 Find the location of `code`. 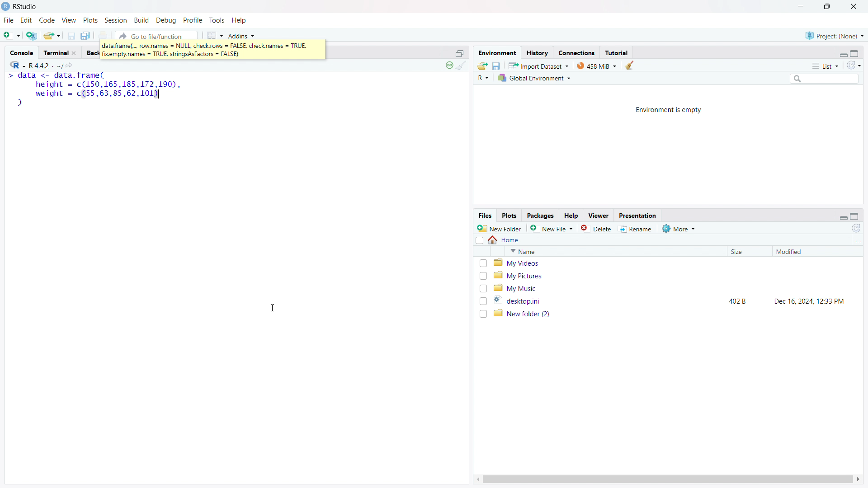

code is located at coordinates (47, 20).